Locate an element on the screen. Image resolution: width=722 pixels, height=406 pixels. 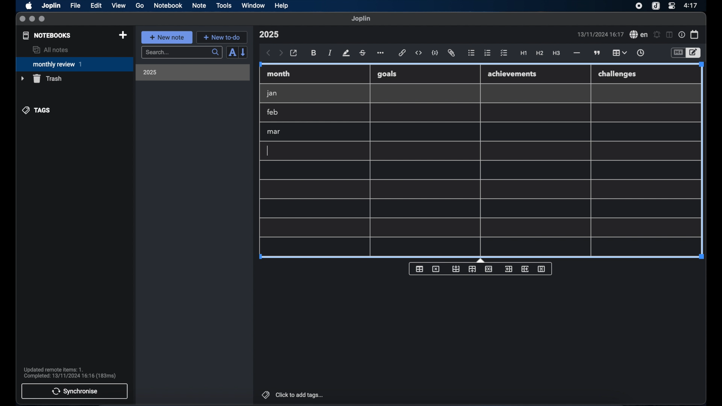
attach file is located at coordinates (451, 53).